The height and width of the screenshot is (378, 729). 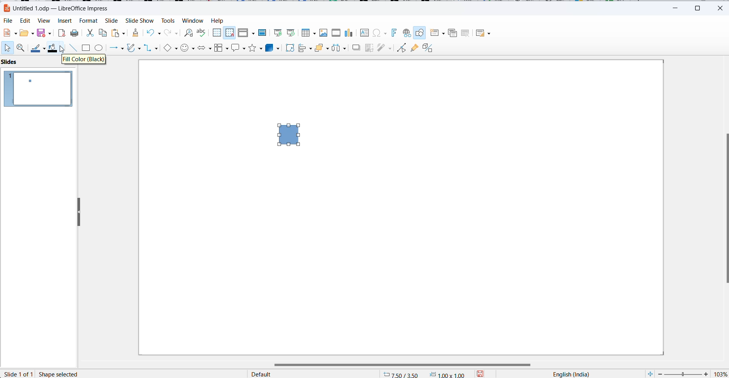 I want to click on toggle endpoint edit mode, so click(x=400, y=47).